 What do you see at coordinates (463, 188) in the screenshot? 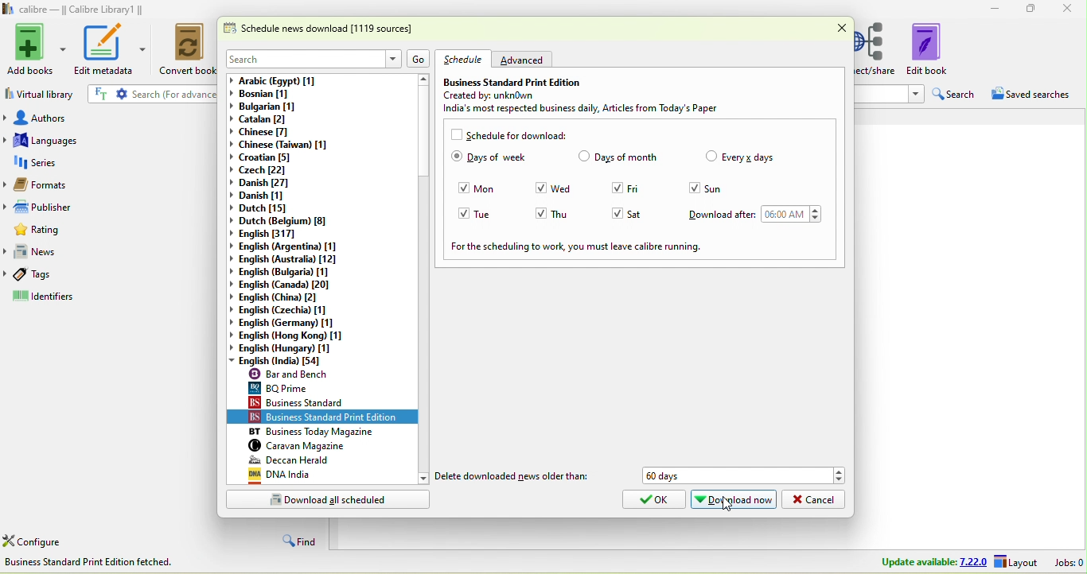
I see `Checkbox` at bounding box center [463, 188].